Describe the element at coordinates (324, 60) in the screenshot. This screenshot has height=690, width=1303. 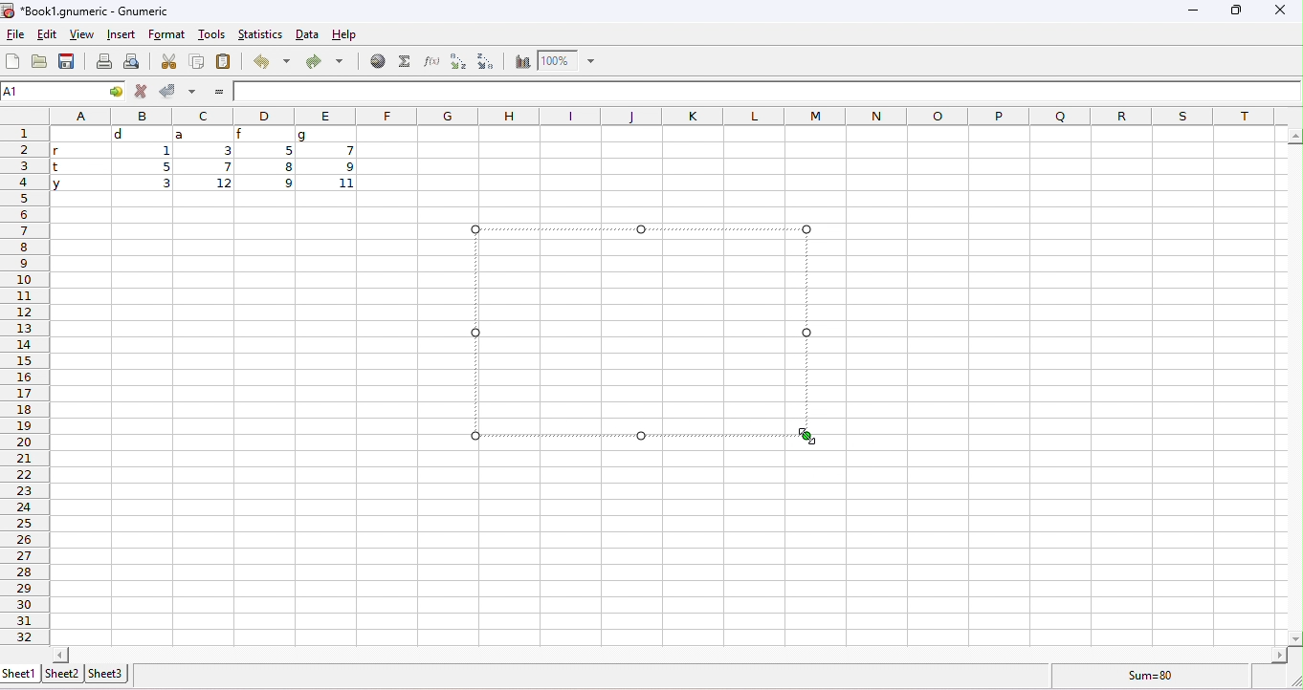
I see `redo` at that location.